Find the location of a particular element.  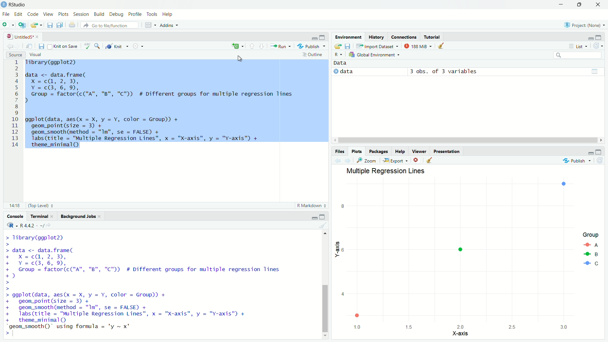

minimise is located at coordinates (310, 217).